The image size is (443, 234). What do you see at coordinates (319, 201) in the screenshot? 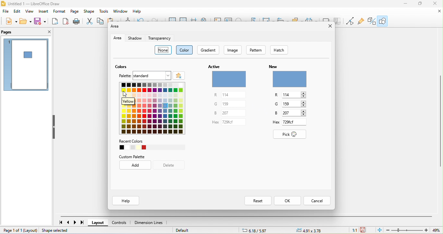
I see `cancel` at bounding box center [319, 201].